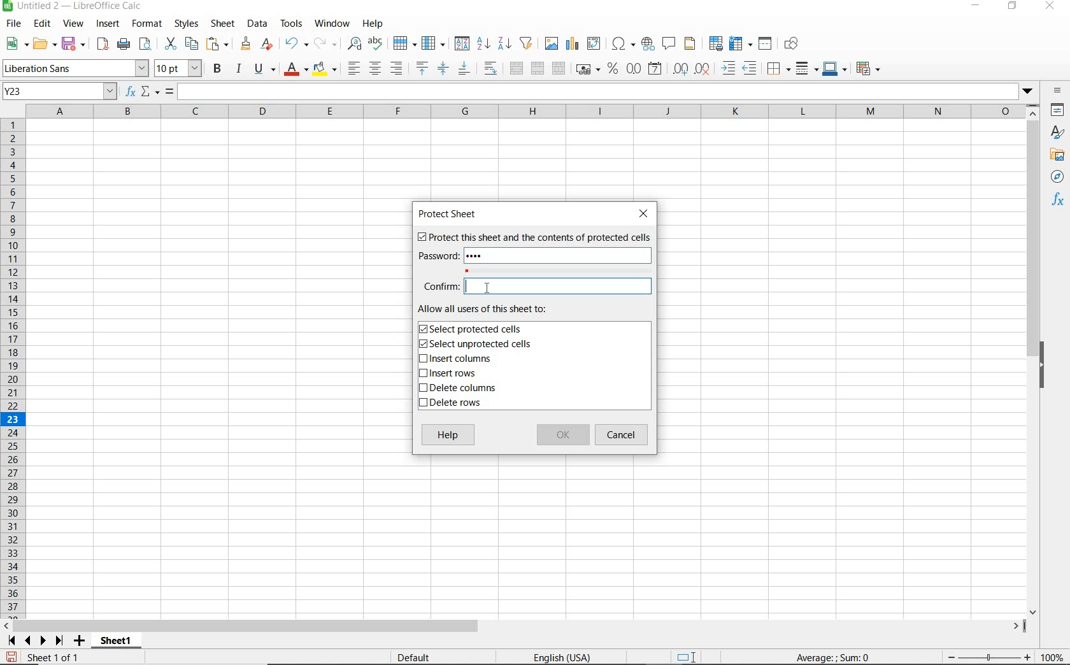 The image size is (1070, 665). What do you see at coordinates (1053, 658) in the screenshot?
I see `ZOOM FACTOR` at bounding box center [1053, 658].